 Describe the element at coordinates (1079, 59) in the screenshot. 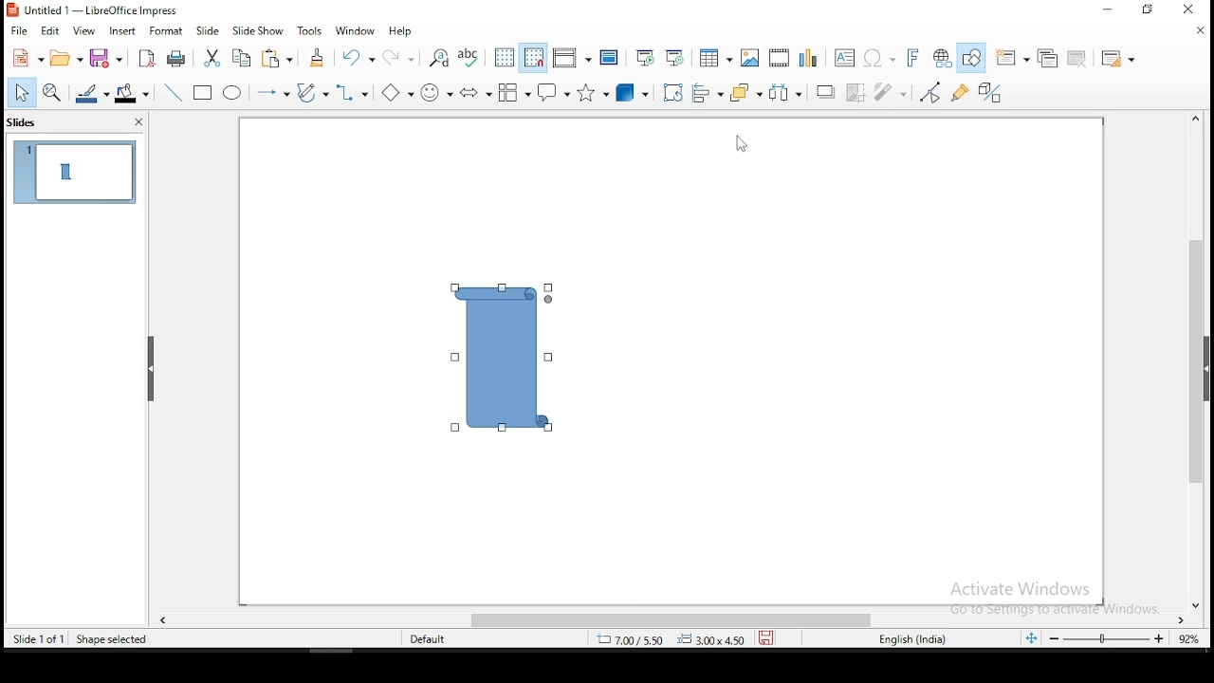

I see `delete slide` at that location.